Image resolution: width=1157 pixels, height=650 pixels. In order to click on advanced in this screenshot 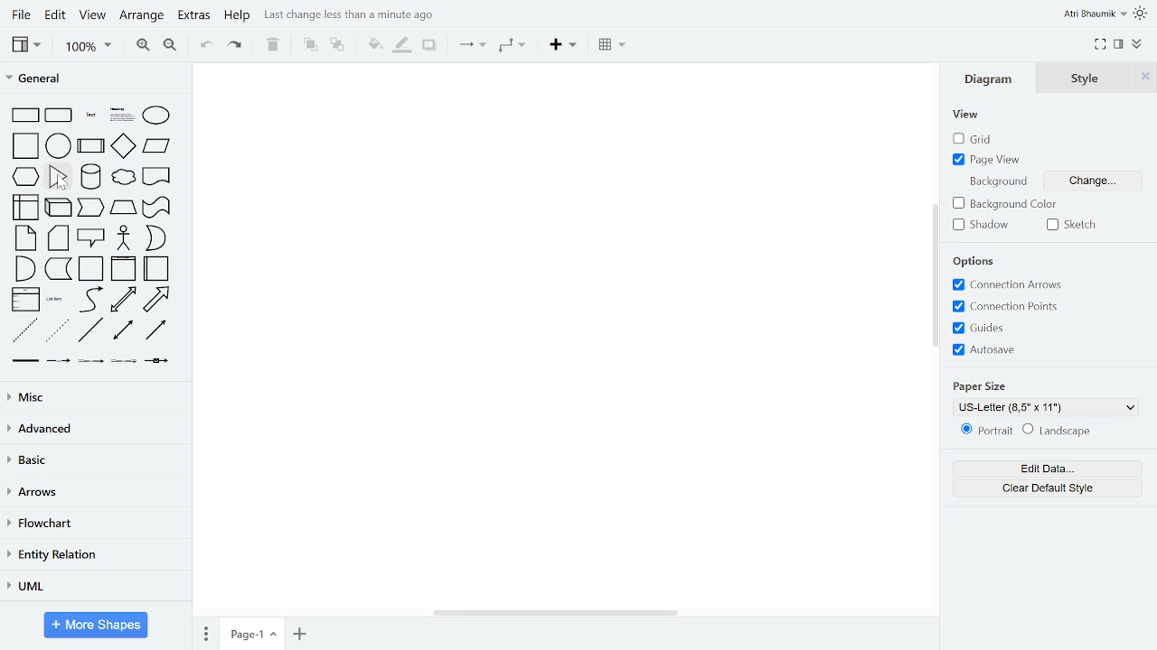, I will do `click(93, 431)`.